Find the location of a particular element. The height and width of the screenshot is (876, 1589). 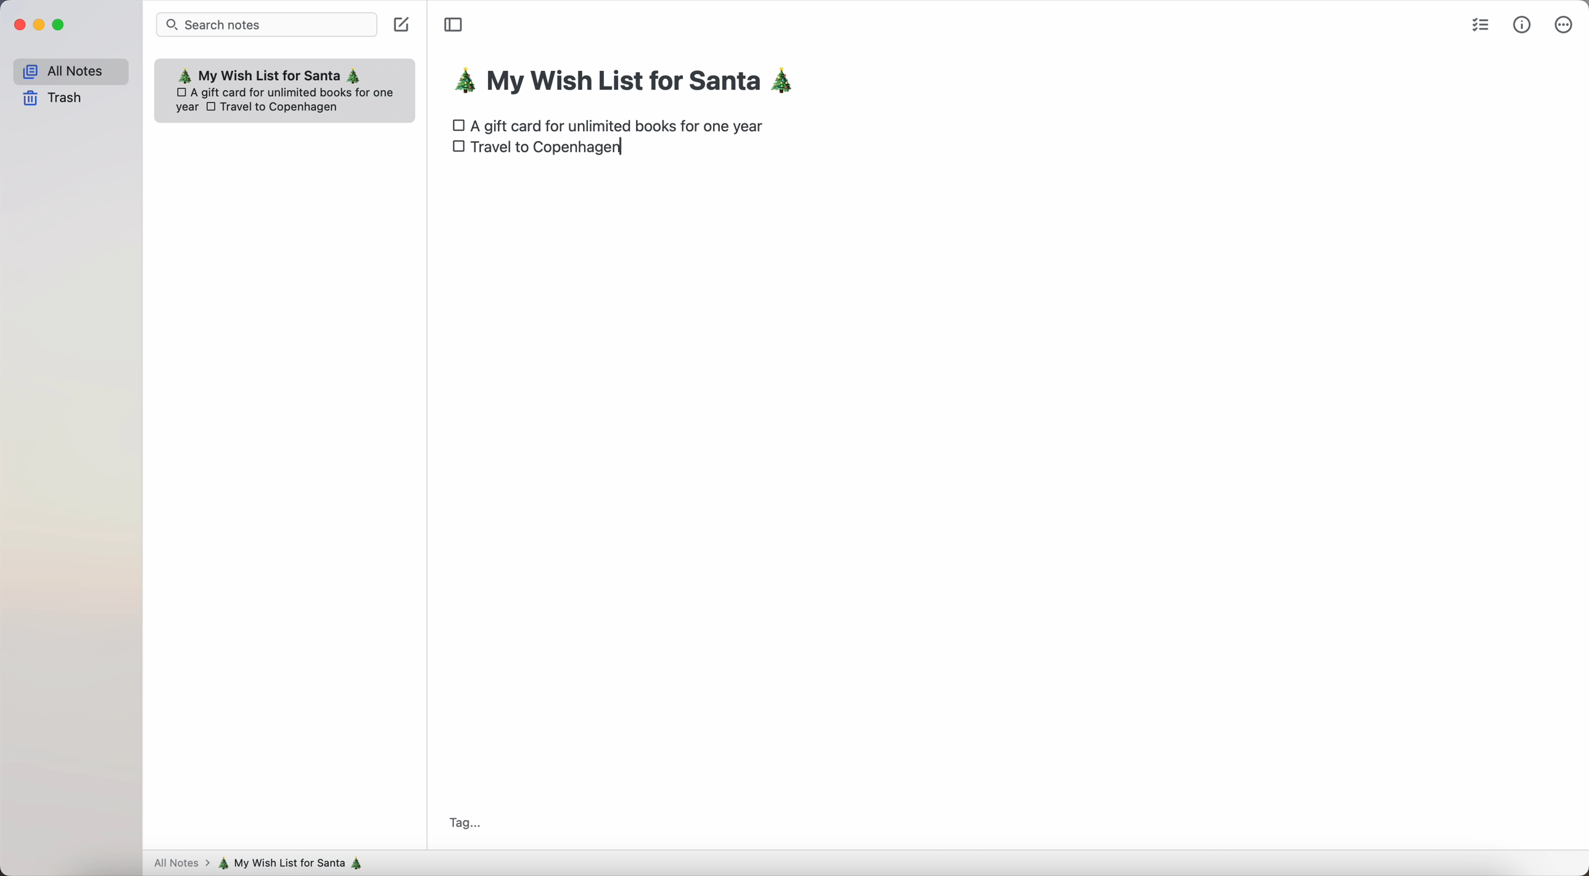

close Simplenote is located at coordinates (17, 25).